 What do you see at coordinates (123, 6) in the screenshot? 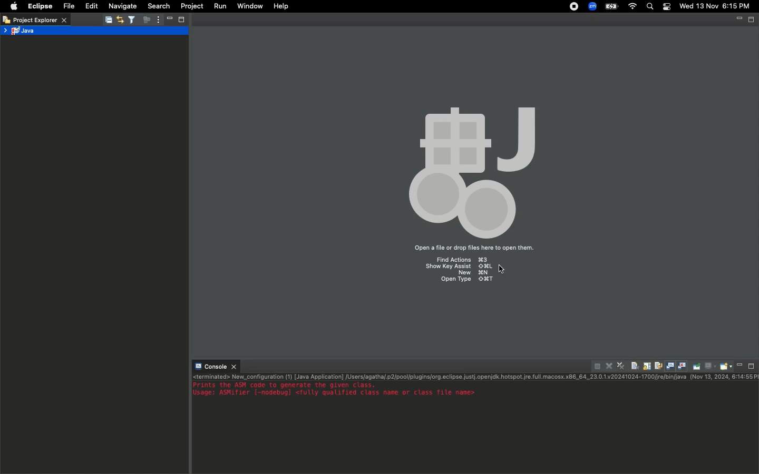
I see `Navigate` at bounding box center [123, 6].